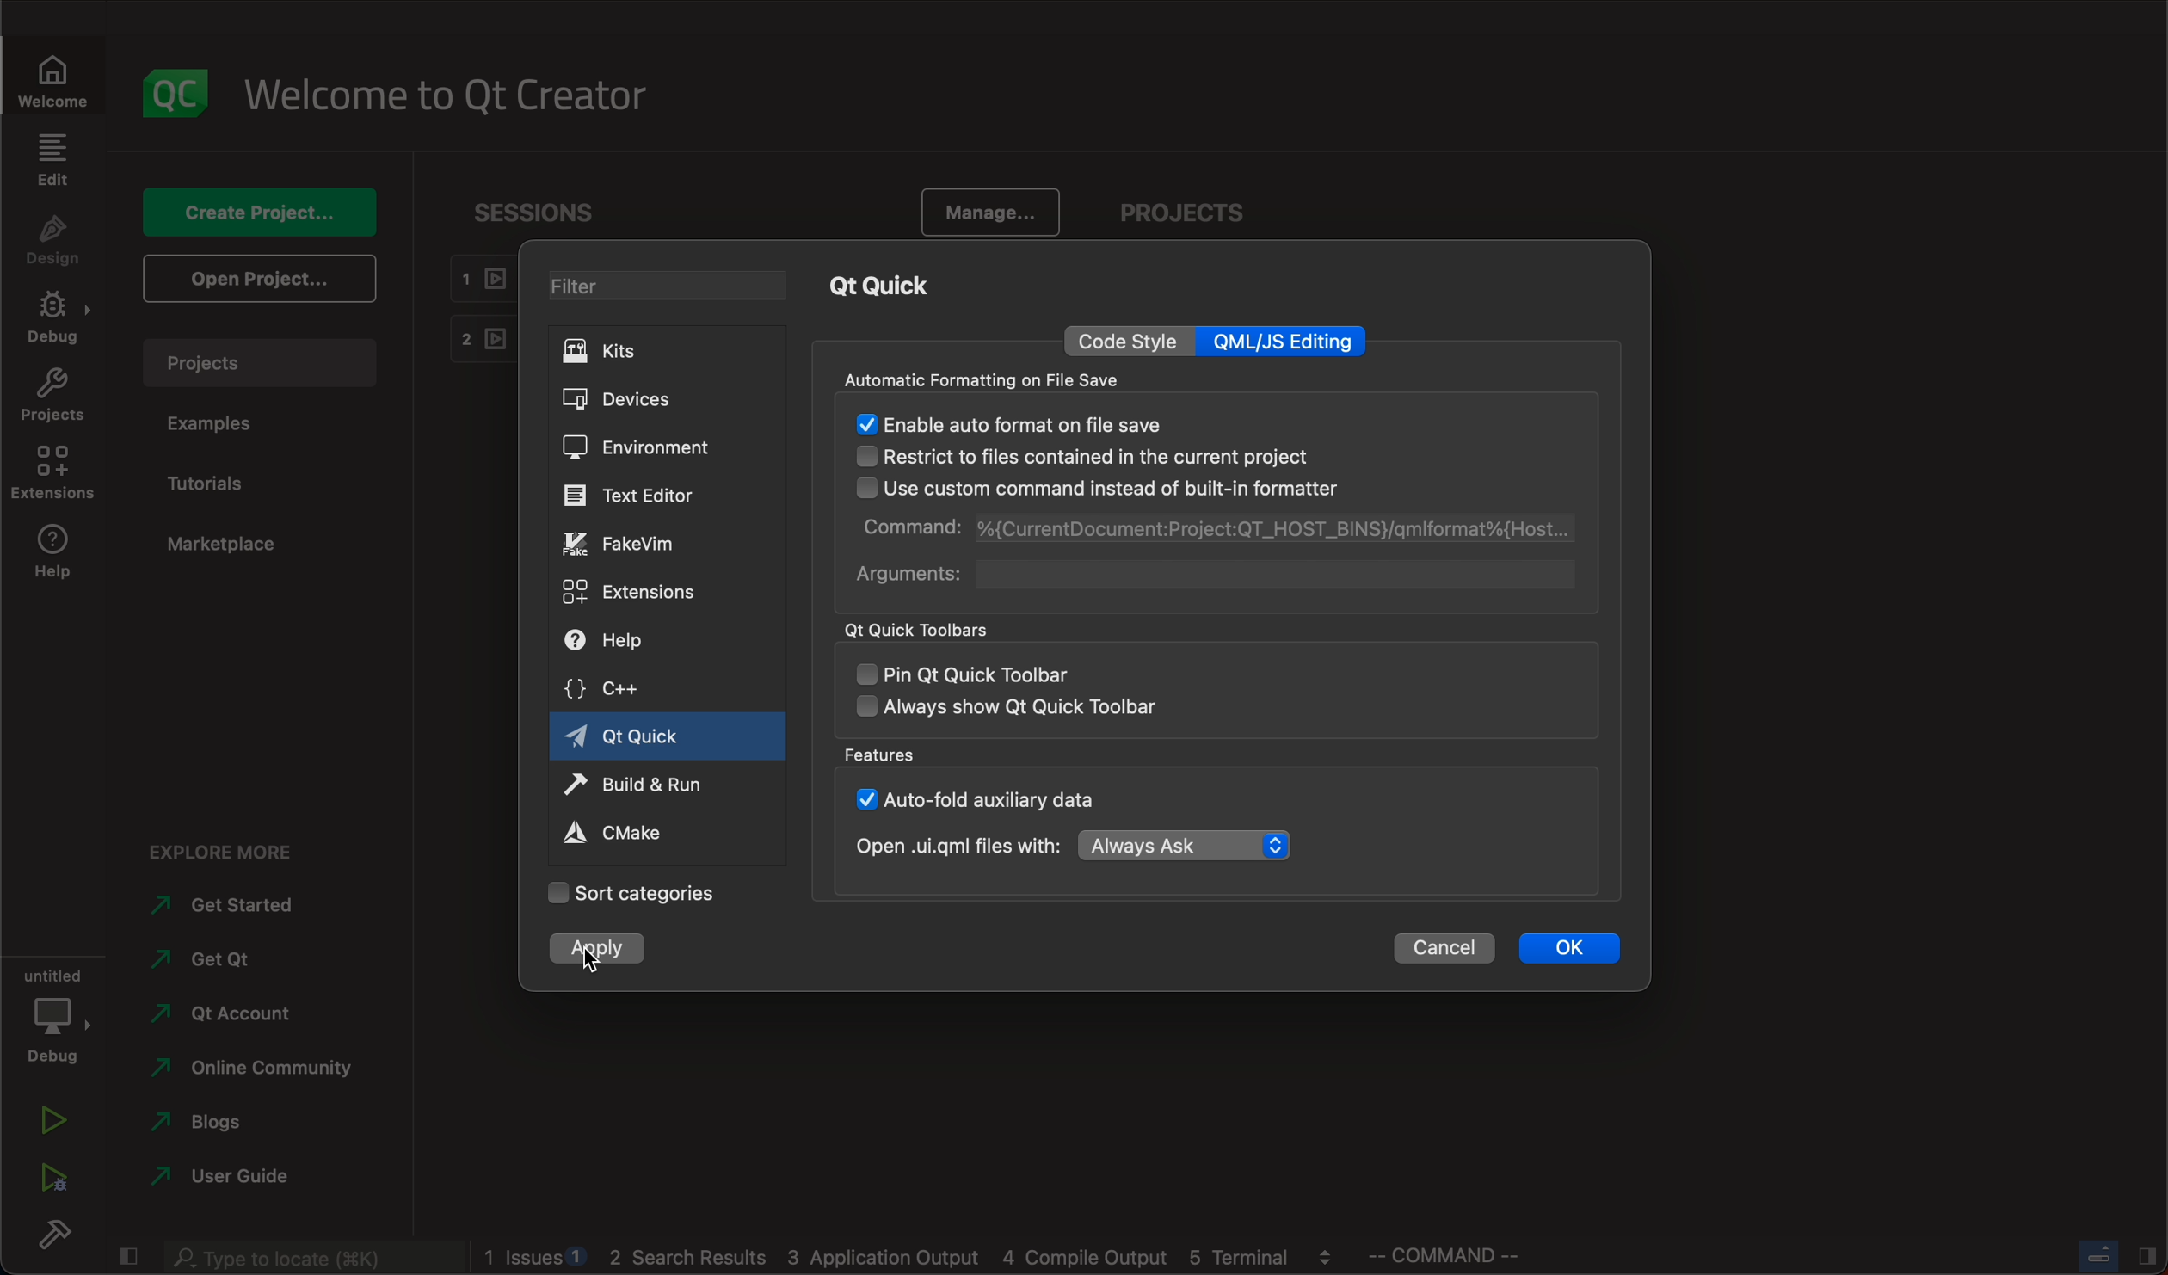 The height and width of the screenshot is (1275, 2168). Describe the element at coordinates (451, 95) in the screenshot. I see `welcome` at that location.